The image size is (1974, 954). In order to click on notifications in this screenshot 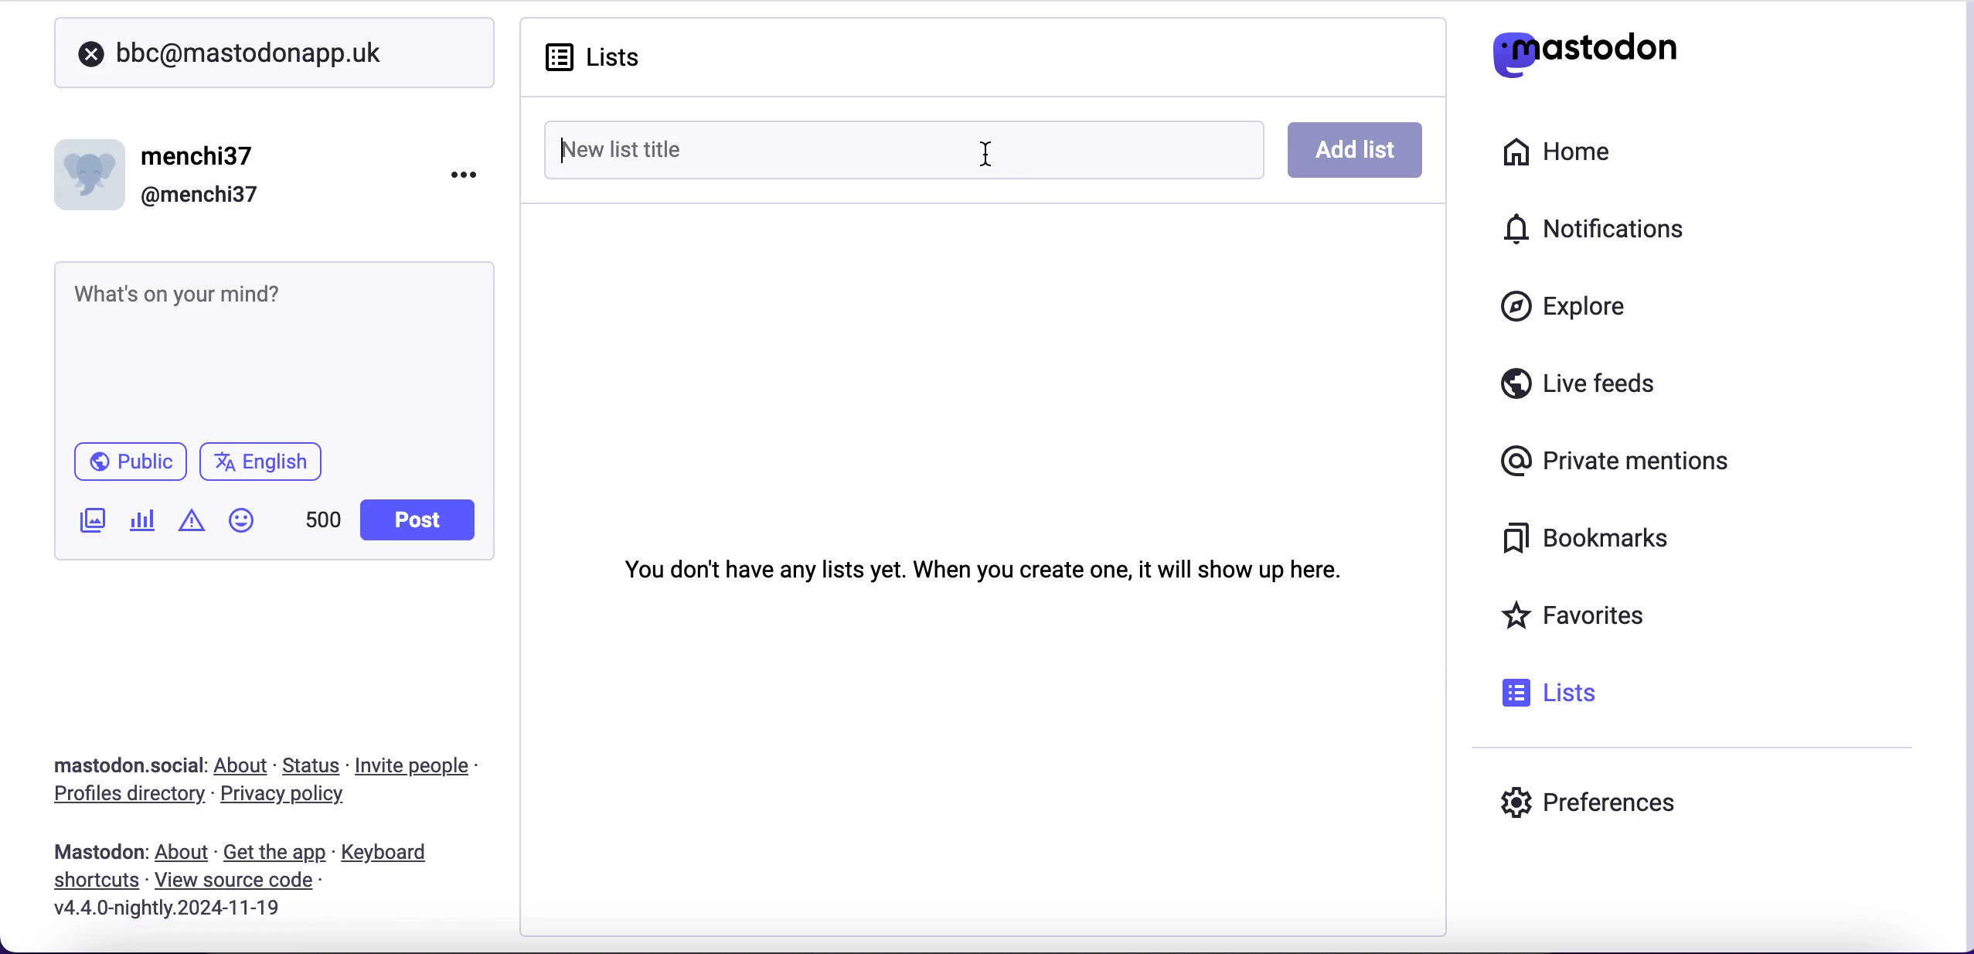, I will do `click(1585, 227)`.